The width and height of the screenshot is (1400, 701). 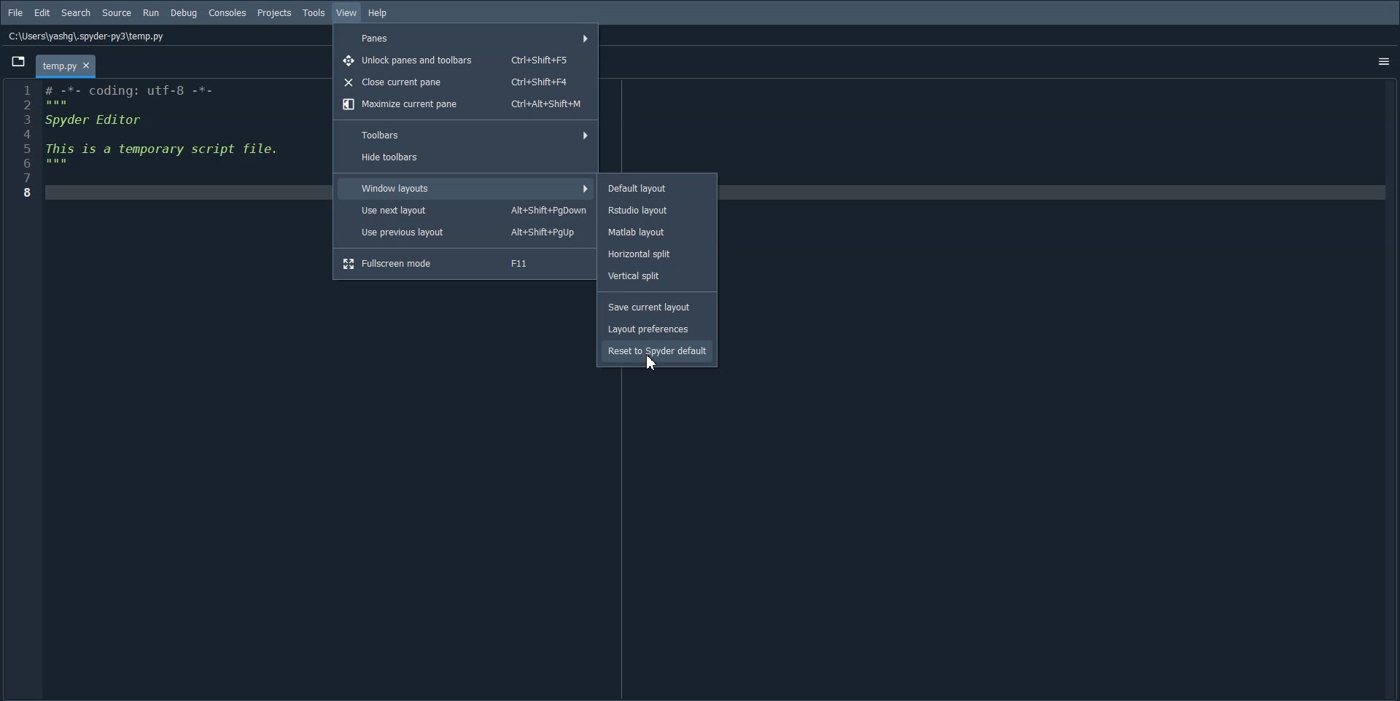 What do you see at coordinates (465, 188) in the screenshot?
I see `Window layouts` at bounding box center [465, 188].